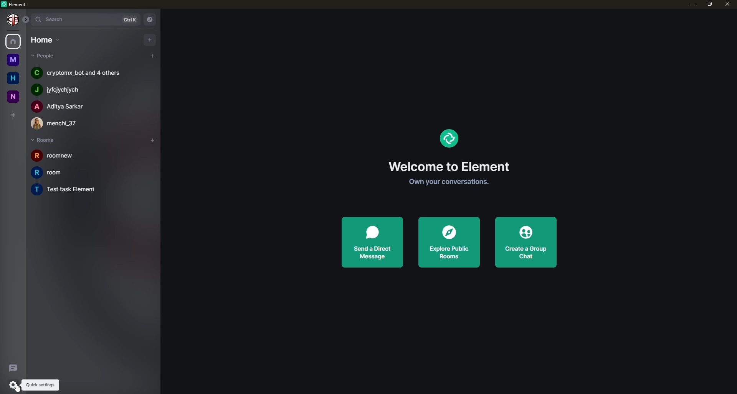  I want to click on navigator, so click(151, 19).